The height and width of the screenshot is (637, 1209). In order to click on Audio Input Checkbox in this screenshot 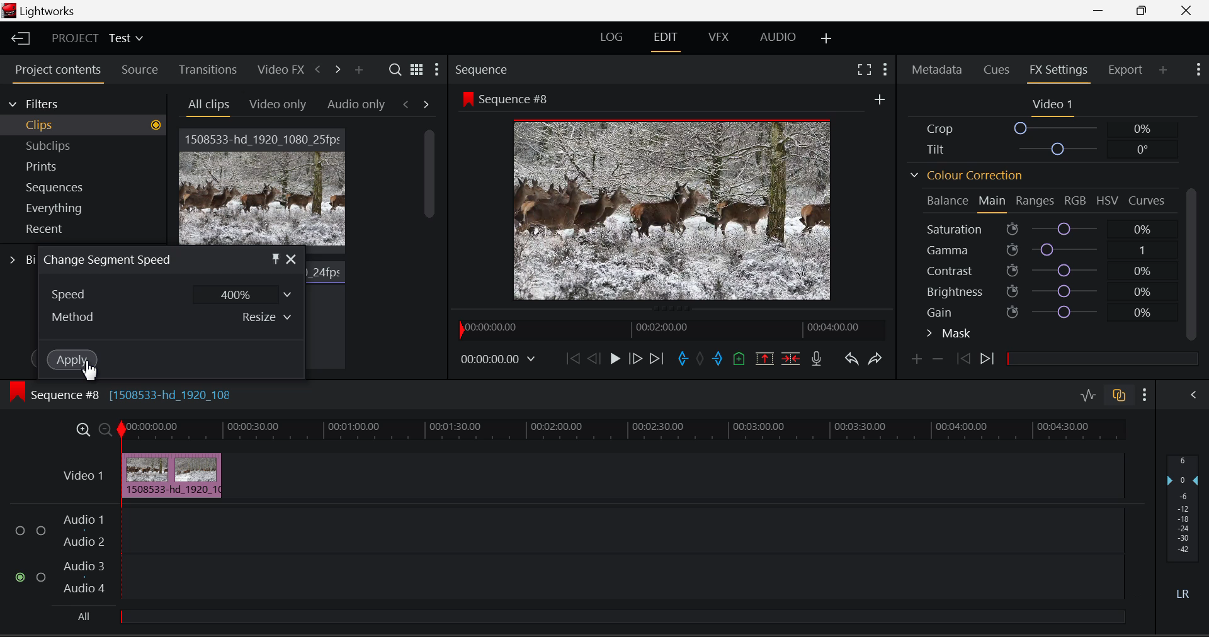, I will do `click(41, 578)`.